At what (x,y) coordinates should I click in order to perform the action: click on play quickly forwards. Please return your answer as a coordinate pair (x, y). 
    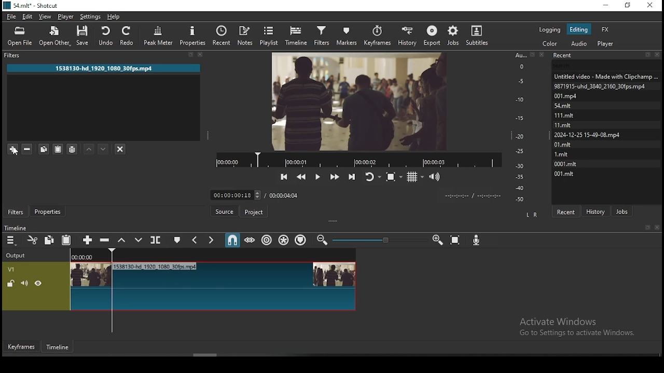
    Looking at the image, I should click on (334, 176).